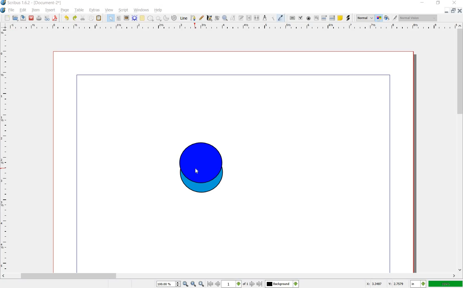  I want to click on scroll bar, so click(229, 275).